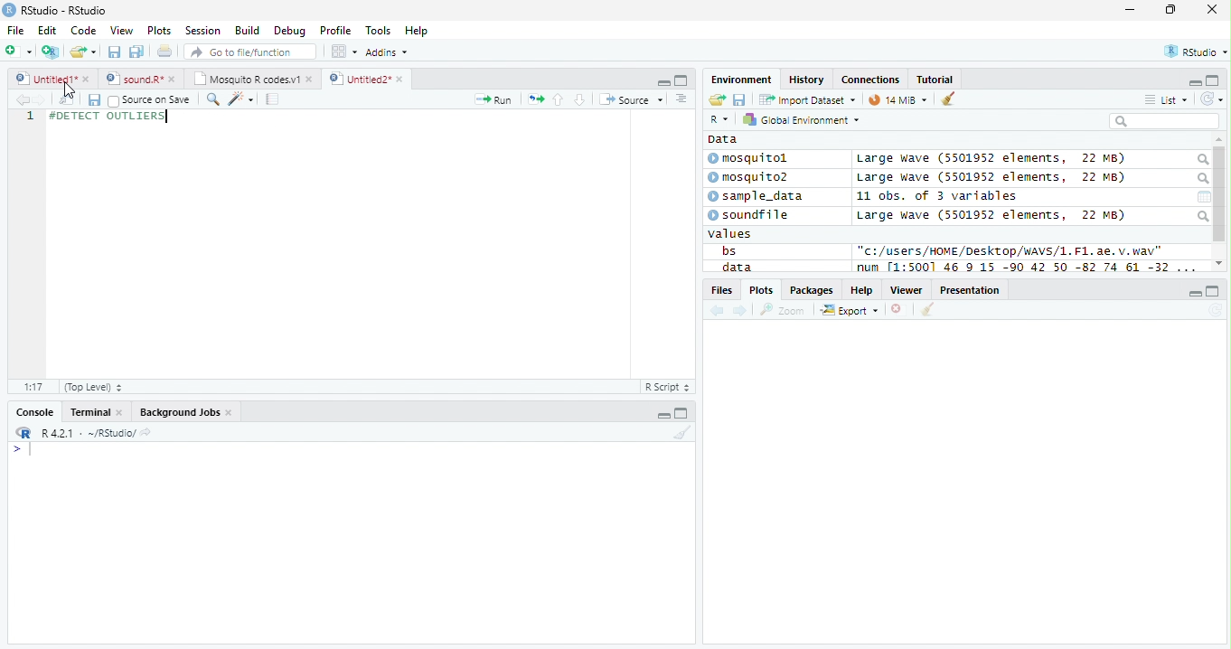  Describe the element at coordinates (89, 435) in the screenshot. I see `R 4.2.1 - ~/RStudio/` at that location.